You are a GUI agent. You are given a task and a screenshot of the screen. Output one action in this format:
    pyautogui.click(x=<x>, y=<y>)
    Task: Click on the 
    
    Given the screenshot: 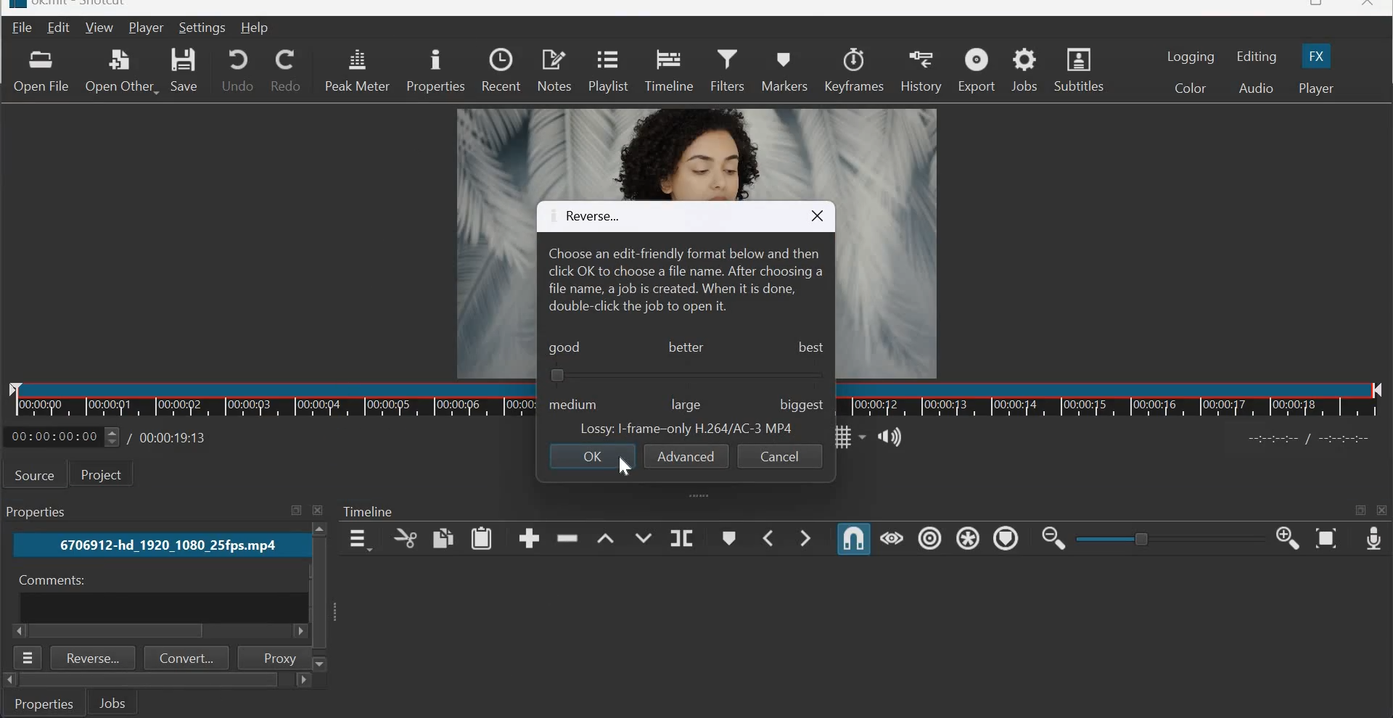 What is the action you would take?
    pyautogui.click(x=318, y=593)
    